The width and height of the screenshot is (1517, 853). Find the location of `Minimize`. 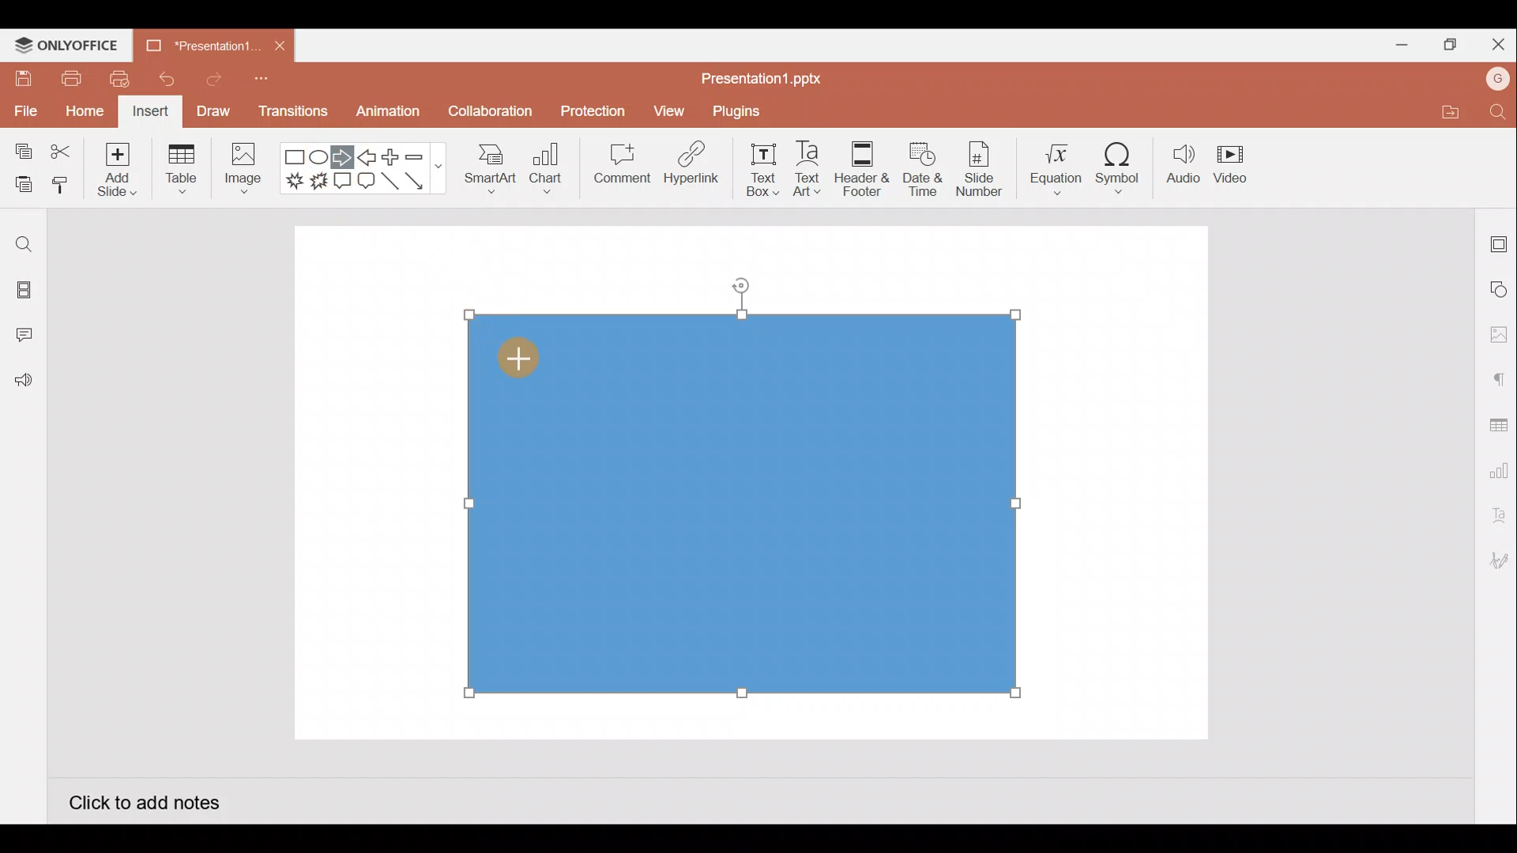

Minimize is located at coordinates (1395, 42).